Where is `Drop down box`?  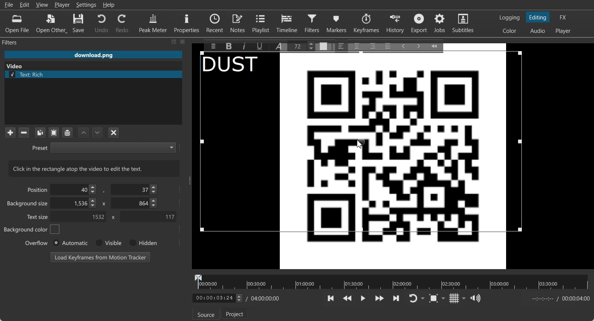 Drop down box is located at coordinates (423, 299).